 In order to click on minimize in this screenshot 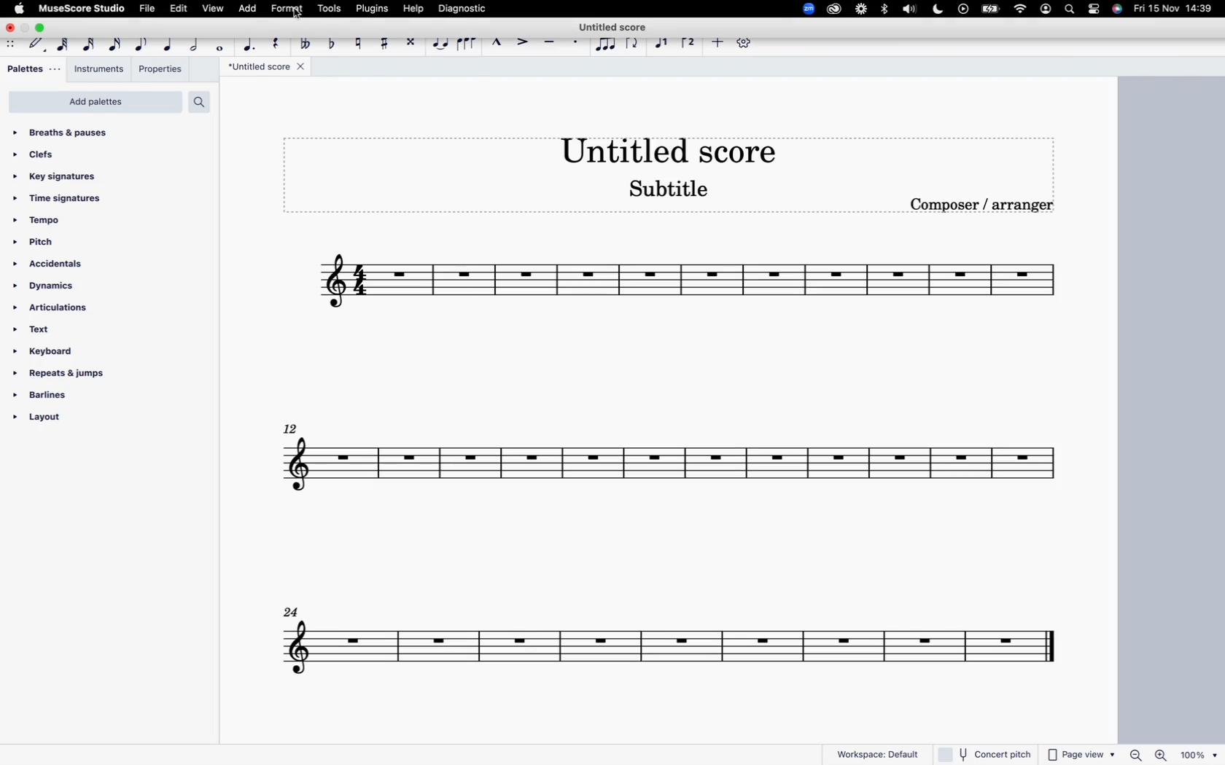, I will do `click(26, 28)`.